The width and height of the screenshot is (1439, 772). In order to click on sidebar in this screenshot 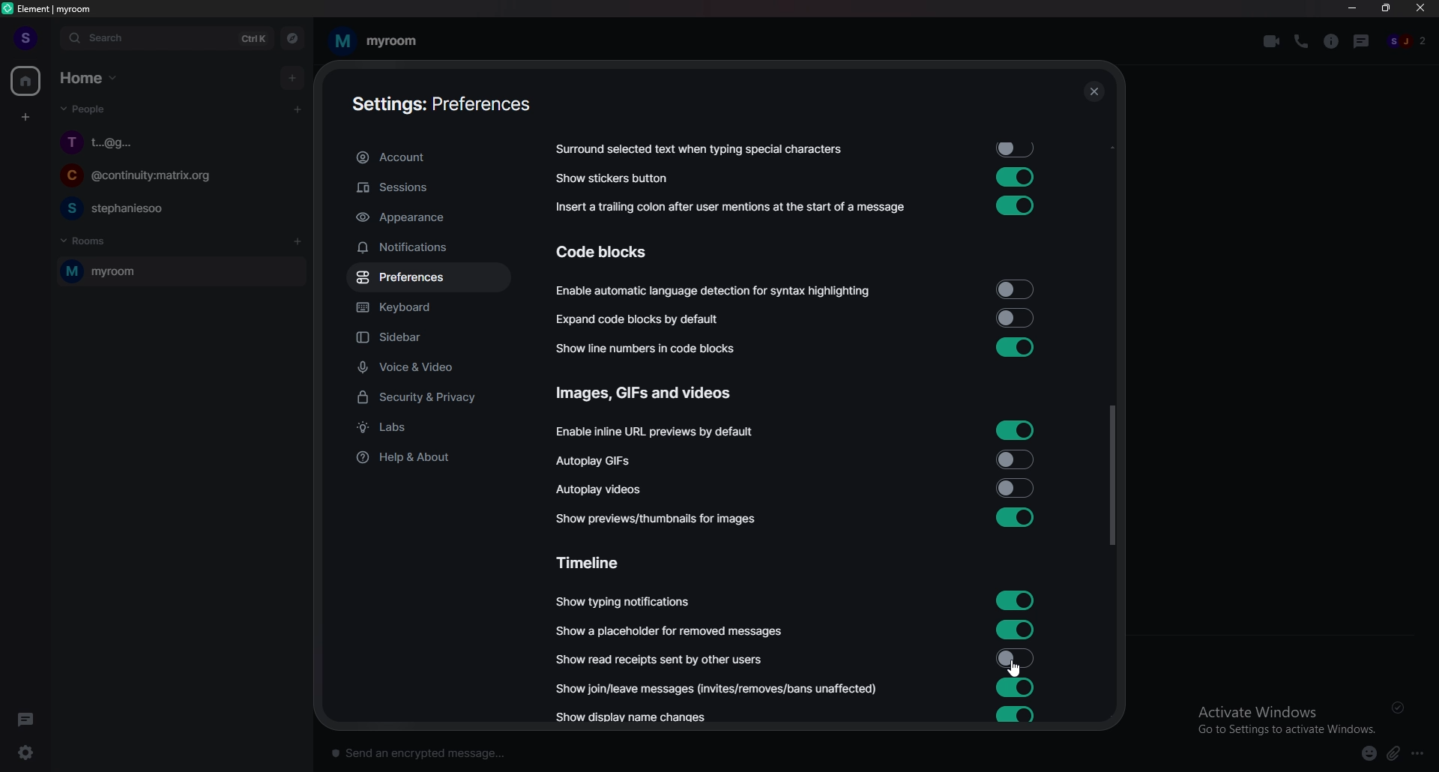, I will do `click(433, 339)`.